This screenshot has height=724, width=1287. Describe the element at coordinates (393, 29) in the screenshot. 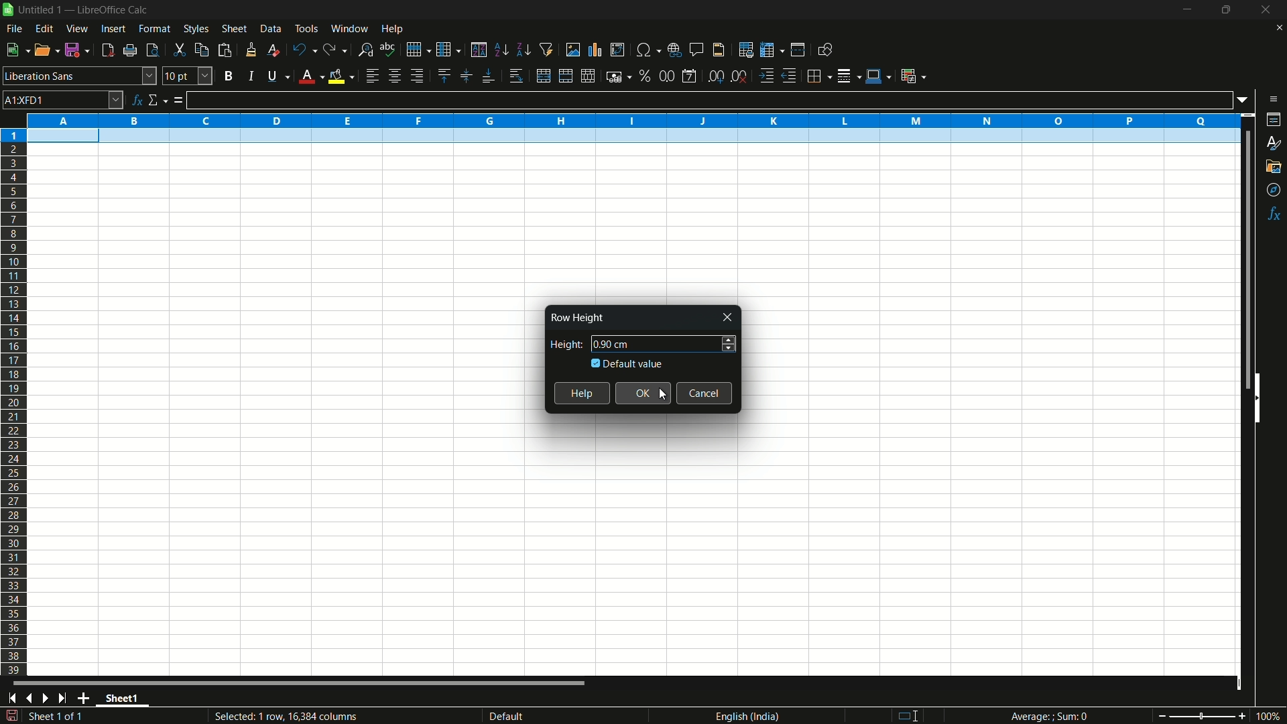

I see `help menu` at that location.